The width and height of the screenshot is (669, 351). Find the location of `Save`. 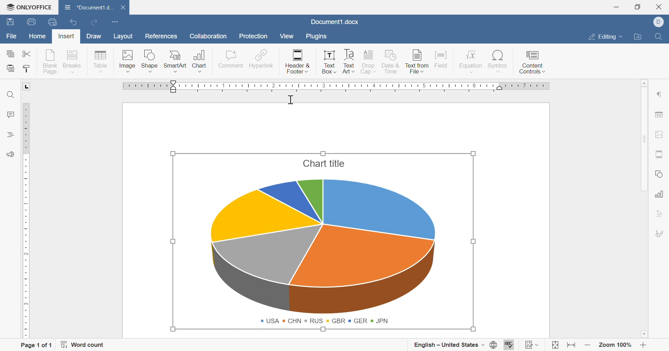

Save is located at coordinates (10, 23).